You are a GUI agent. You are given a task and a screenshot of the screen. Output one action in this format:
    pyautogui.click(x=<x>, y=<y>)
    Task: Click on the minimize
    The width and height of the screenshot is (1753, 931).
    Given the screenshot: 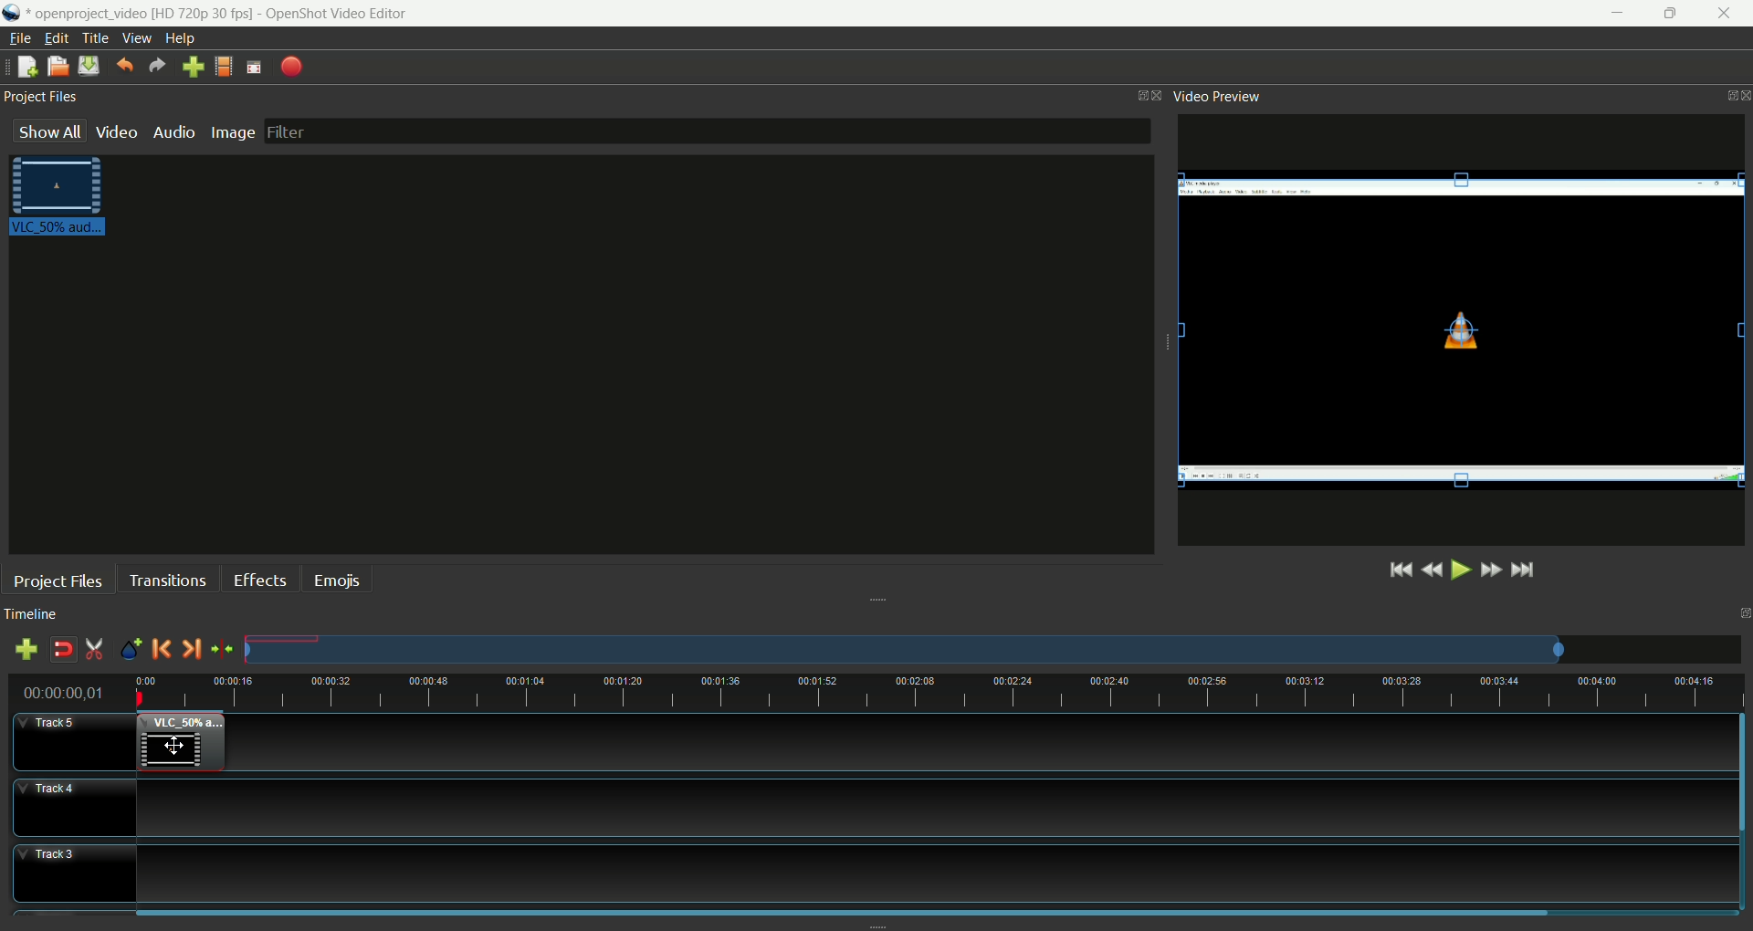 What is the action you would take?
    pyautogui.click(x=1608, y=13)
    